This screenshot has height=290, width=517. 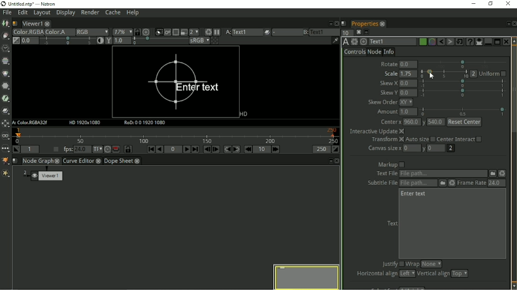 What do you see at coordinates (424, 264) in the screenshot?
I see `Wrap` at bounding box center [424, 264].